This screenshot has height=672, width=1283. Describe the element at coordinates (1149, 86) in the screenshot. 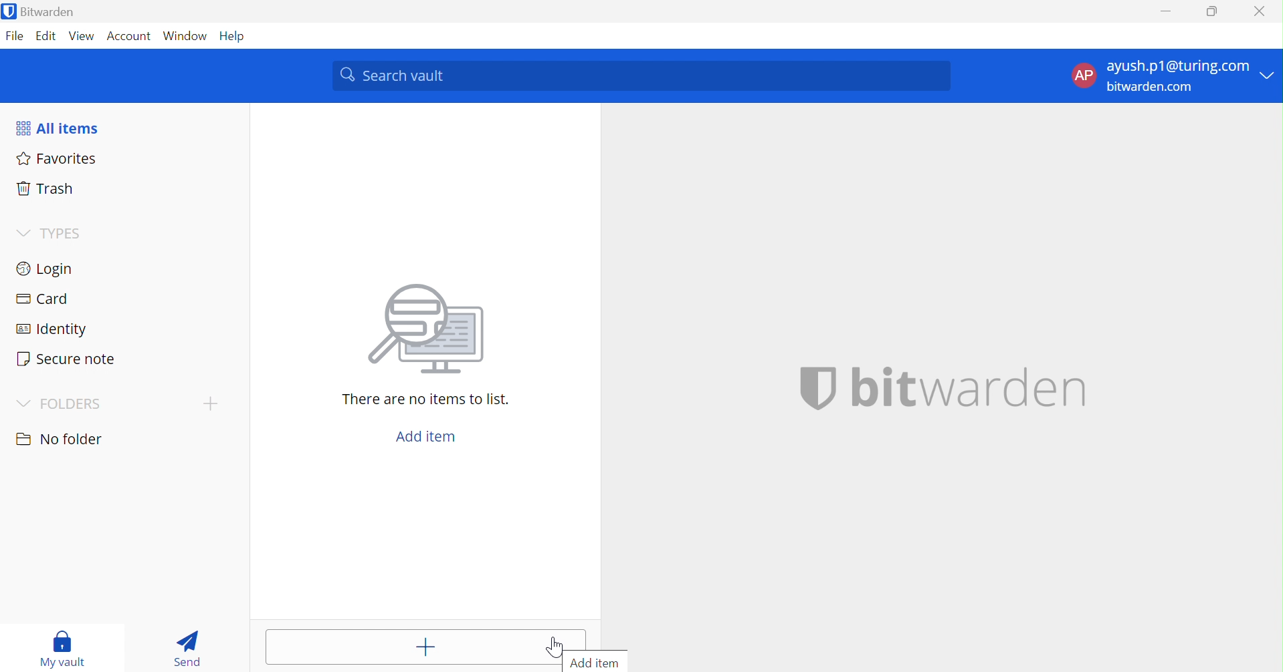

I see `bitwarden.com` at that location.